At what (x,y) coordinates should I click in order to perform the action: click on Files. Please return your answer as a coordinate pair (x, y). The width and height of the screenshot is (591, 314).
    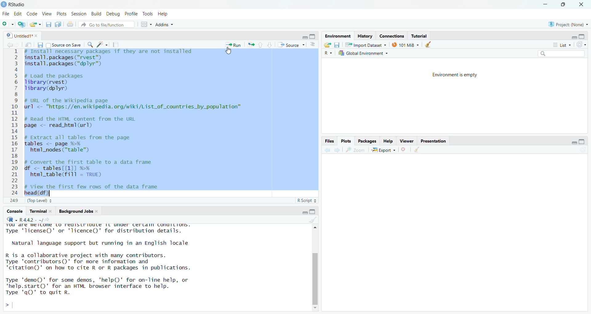
    Looking at the image, I should click on (330, 141).